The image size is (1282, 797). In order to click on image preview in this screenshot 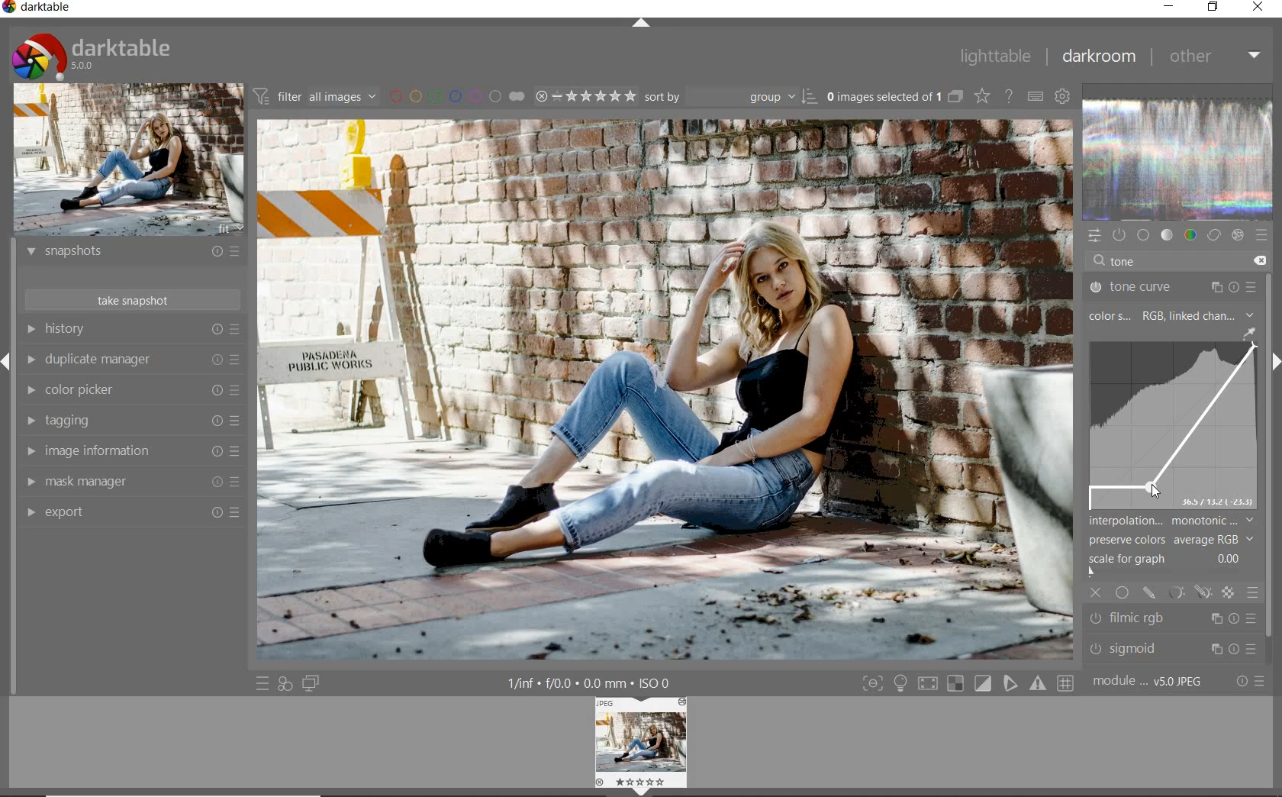, I will do `click(127, 160)`.